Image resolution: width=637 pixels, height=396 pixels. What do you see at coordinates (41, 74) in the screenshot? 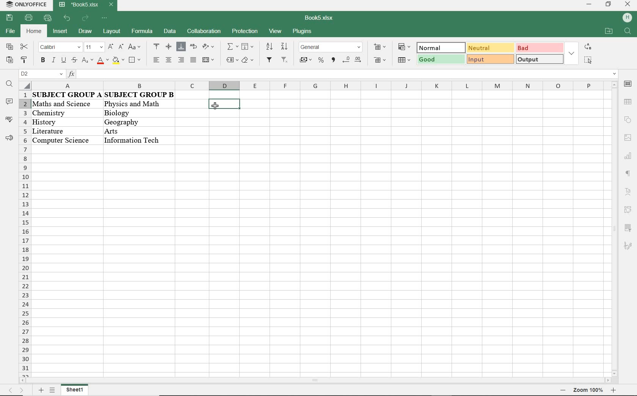
I see `name manager` at bounding box center [41, 74].